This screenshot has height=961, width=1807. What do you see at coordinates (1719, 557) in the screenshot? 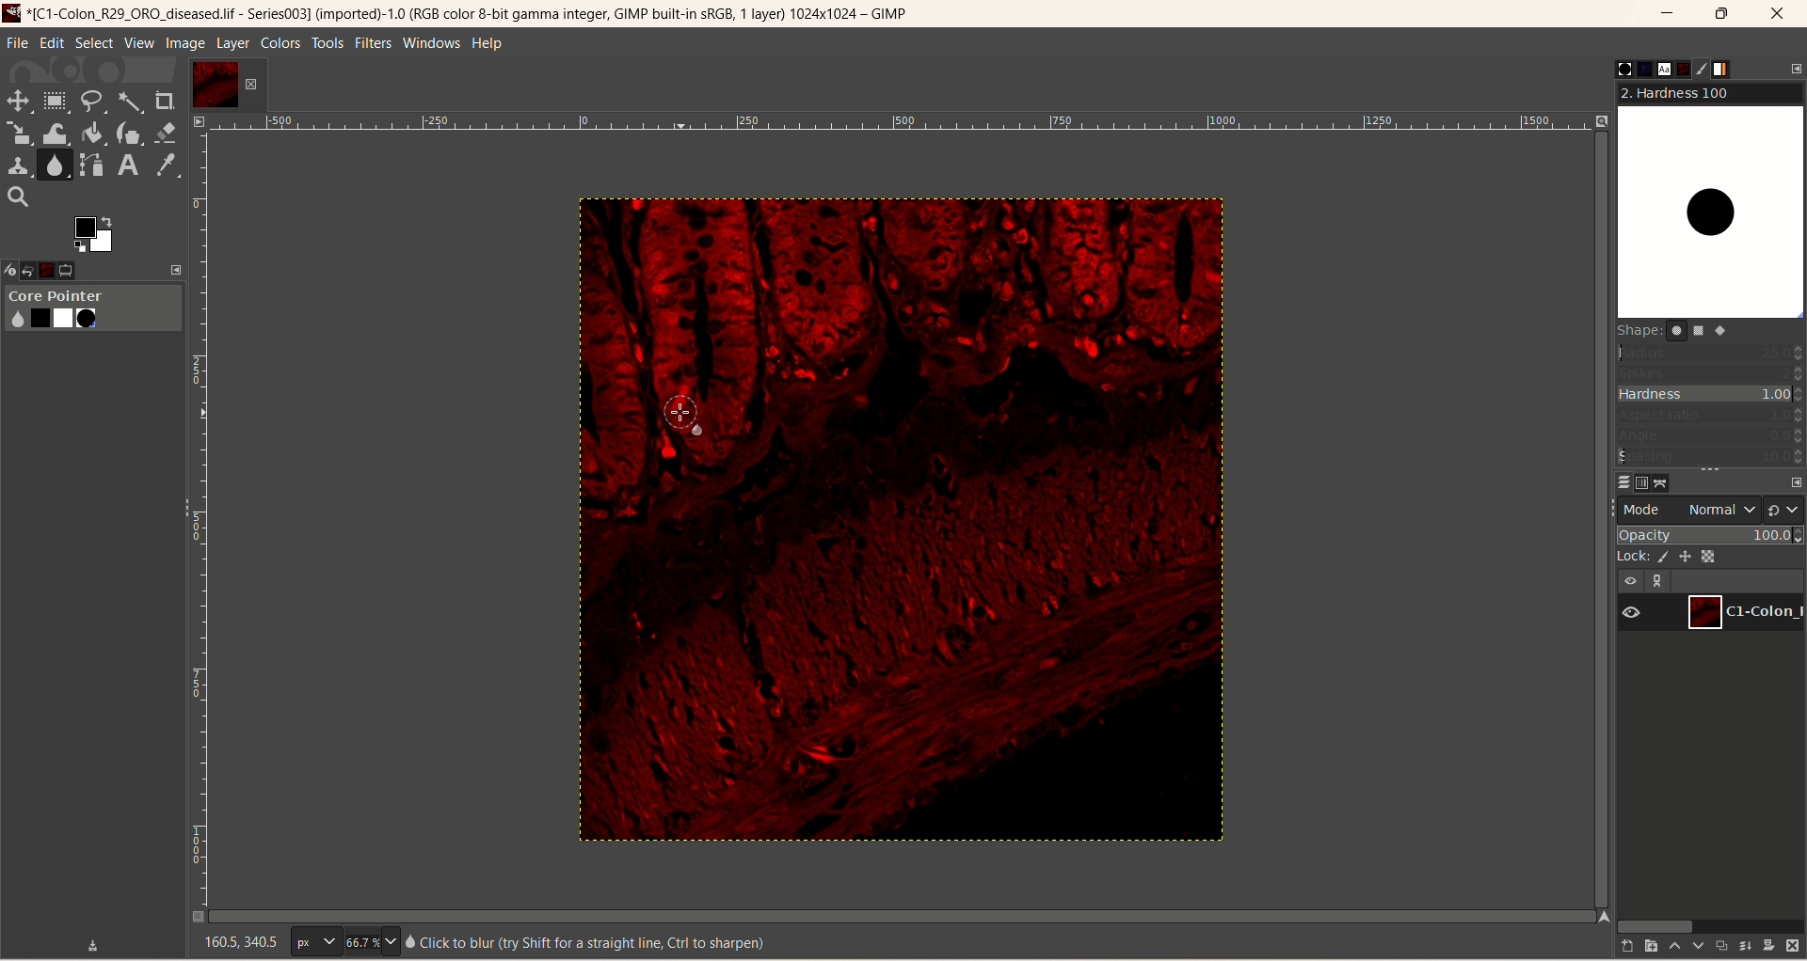
I see `lock alpha channel` at bounding box center [1719, 557].